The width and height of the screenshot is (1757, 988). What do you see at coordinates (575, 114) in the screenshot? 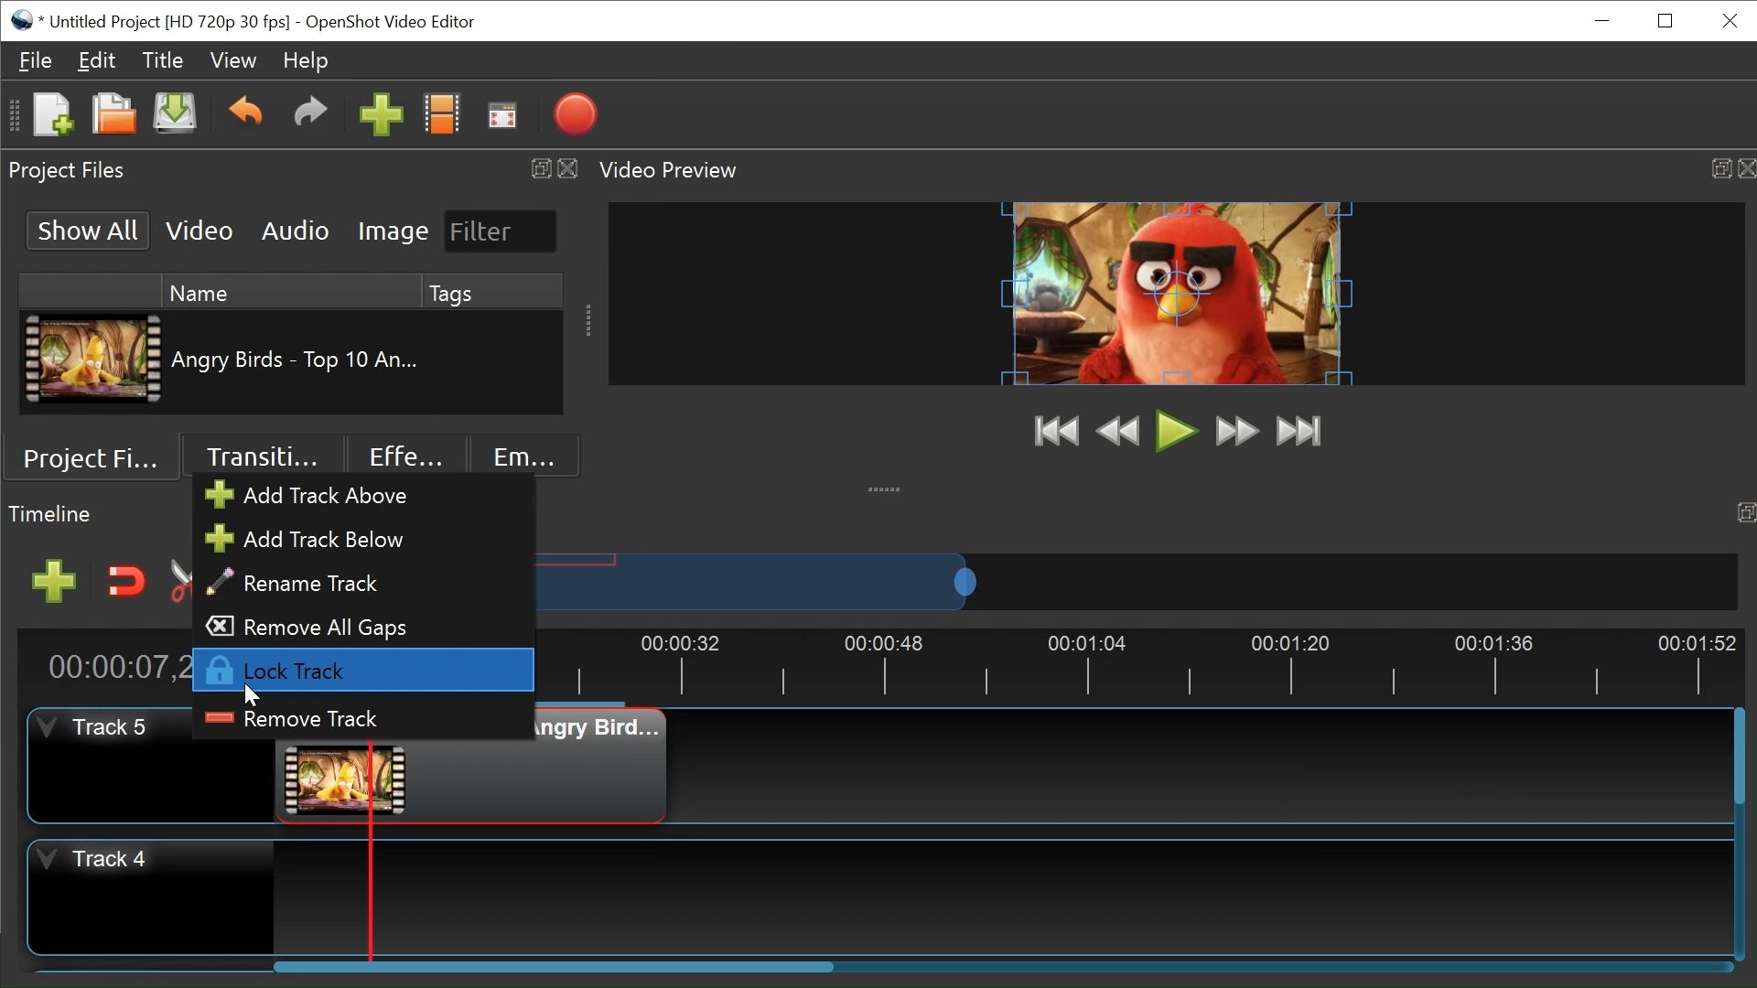
I see `Export Video` at bounding box center [575, 114].